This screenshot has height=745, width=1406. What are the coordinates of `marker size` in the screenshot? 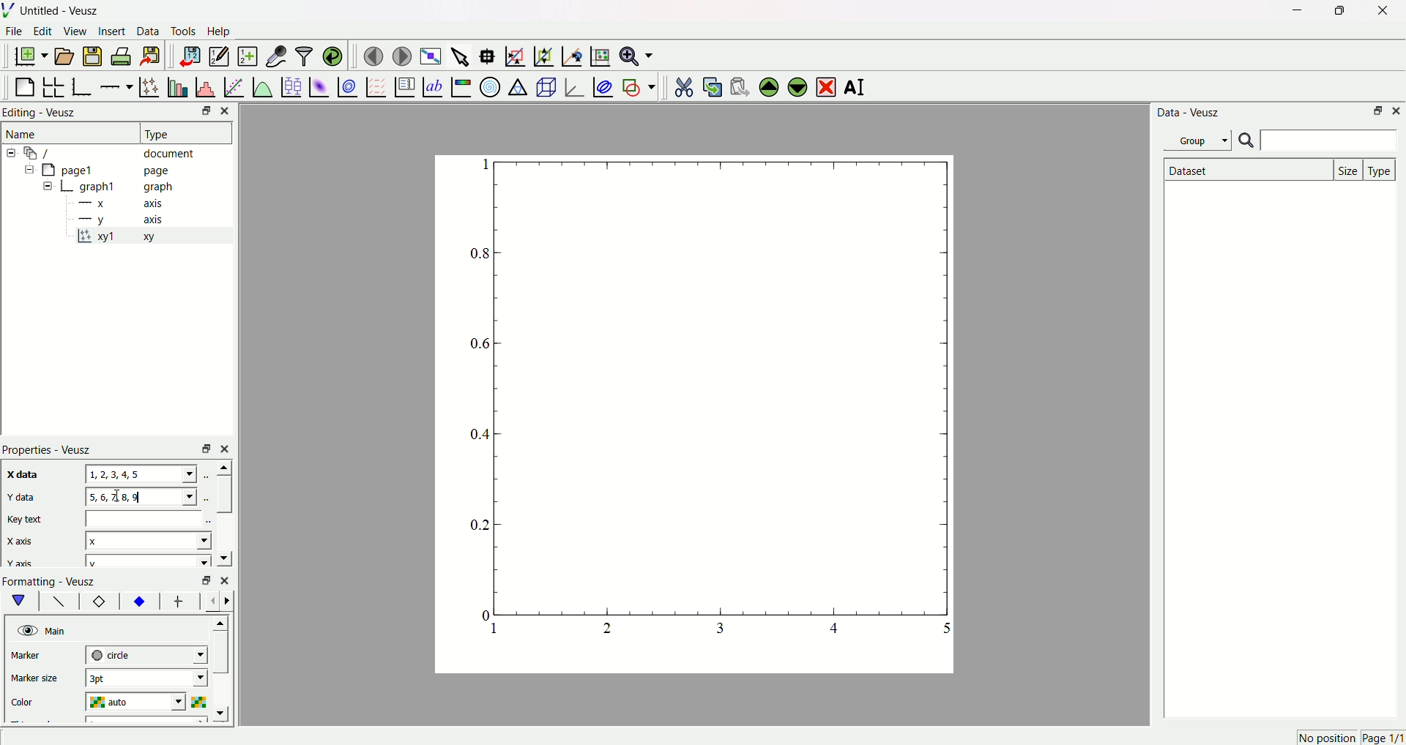 It's located at (38, 680).